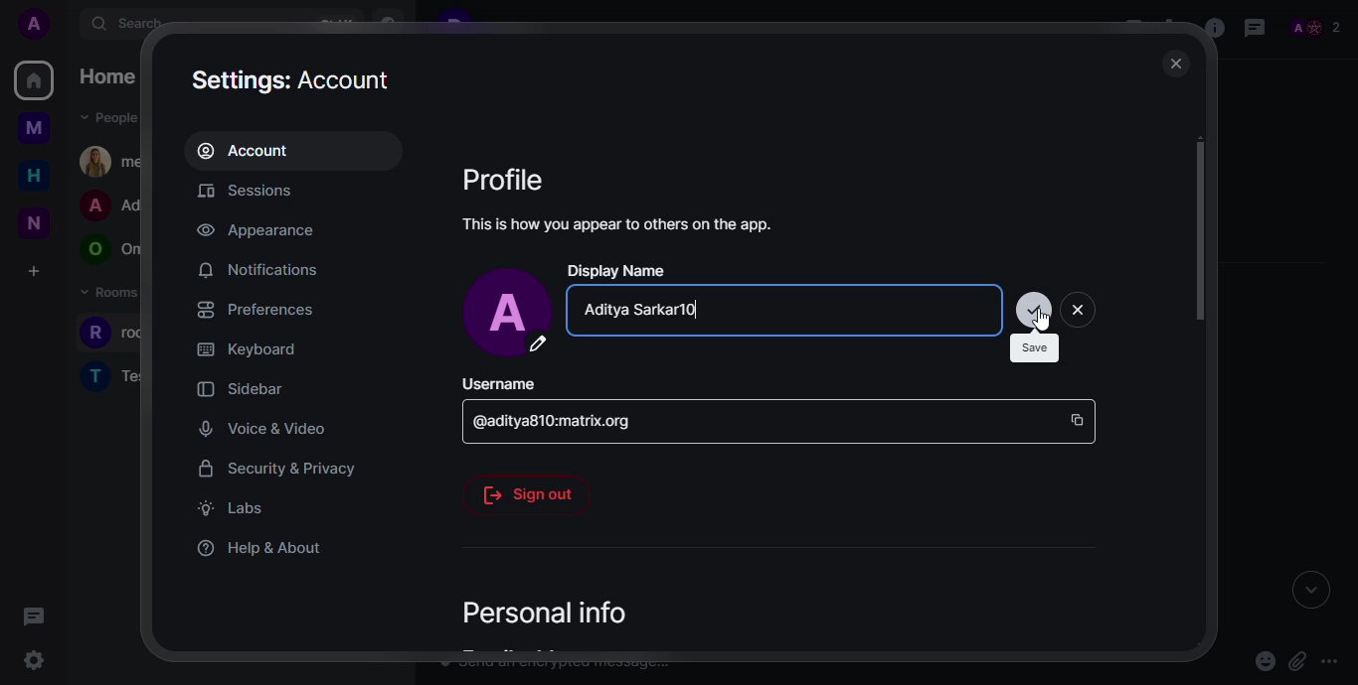 The image size is (1358, 685). Describe the element at coordinates (1037, 347) in the screenshot. I see `save` at that location.